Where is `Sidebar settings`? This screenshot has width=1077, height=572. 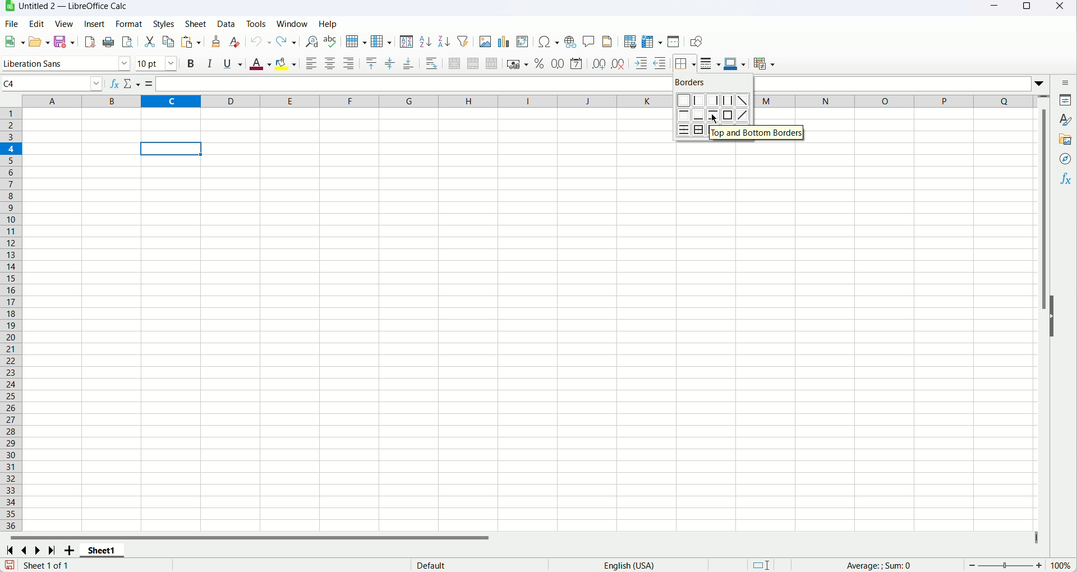
Sidebar settings is located at coordinates (1061, 82).